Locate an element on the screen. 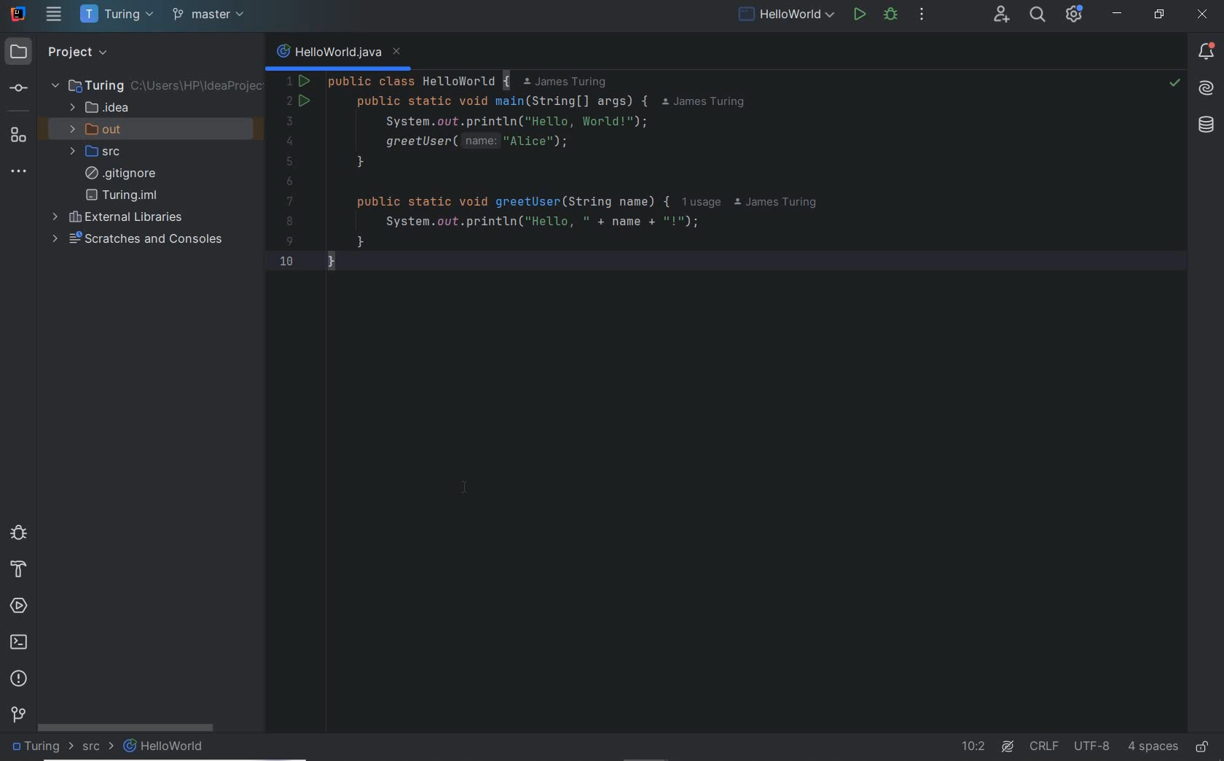 This screenshot has height=761, width=1224. Application logo is located at coordinates (19, 13).